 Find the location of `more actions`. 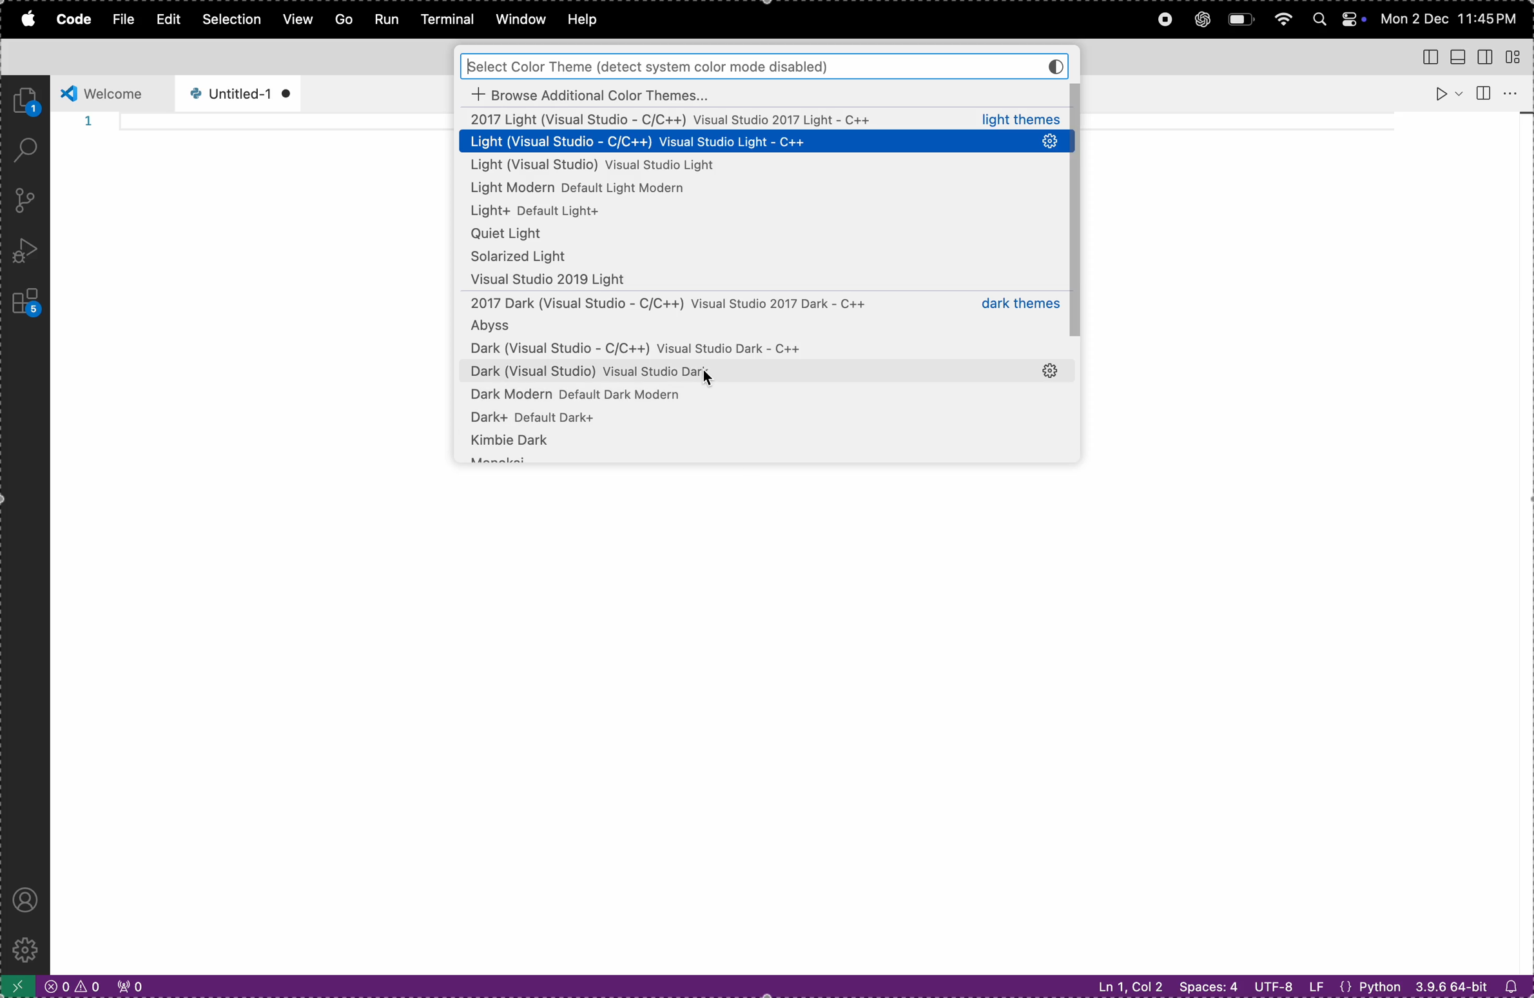

more actions is located at coordinates (1517, 93).